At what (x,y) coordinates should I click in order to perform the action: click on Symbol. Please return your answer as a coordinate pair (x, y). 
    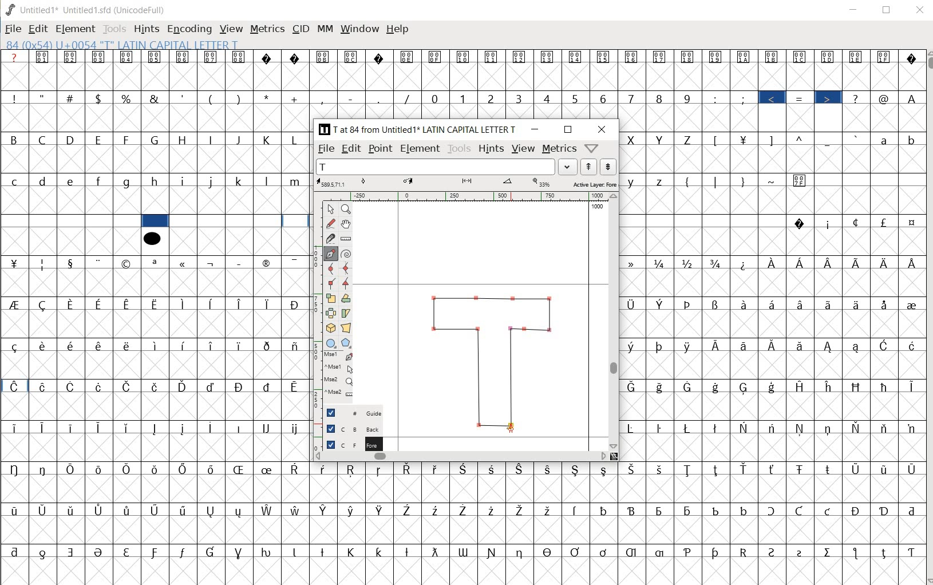
    Looking at the image, I should click on (910, 511).